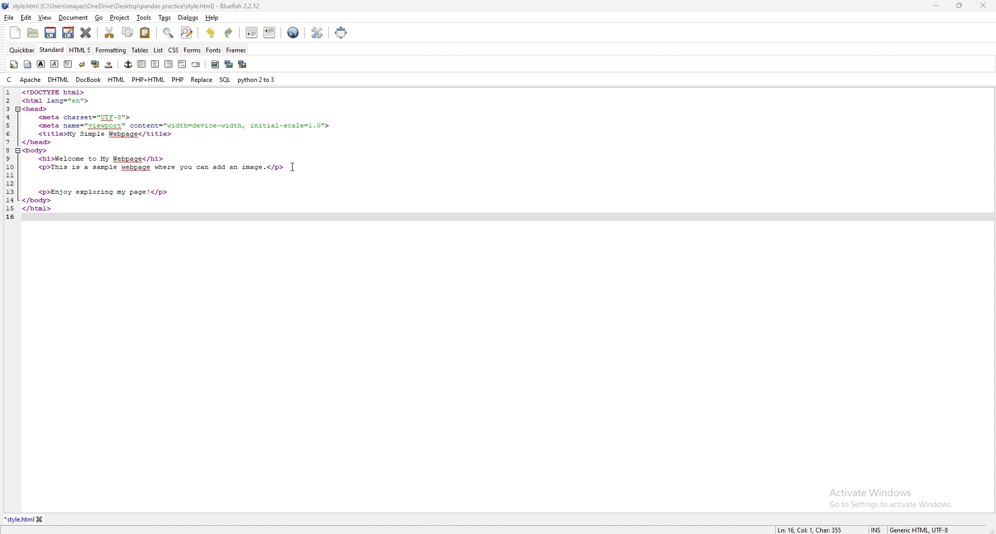 Image resolution: width=996 pixels, height=534 pixels. What do you see at coordinates (108, 33) in the screenshot?
I see `cut` at bounding box center [108, 33].